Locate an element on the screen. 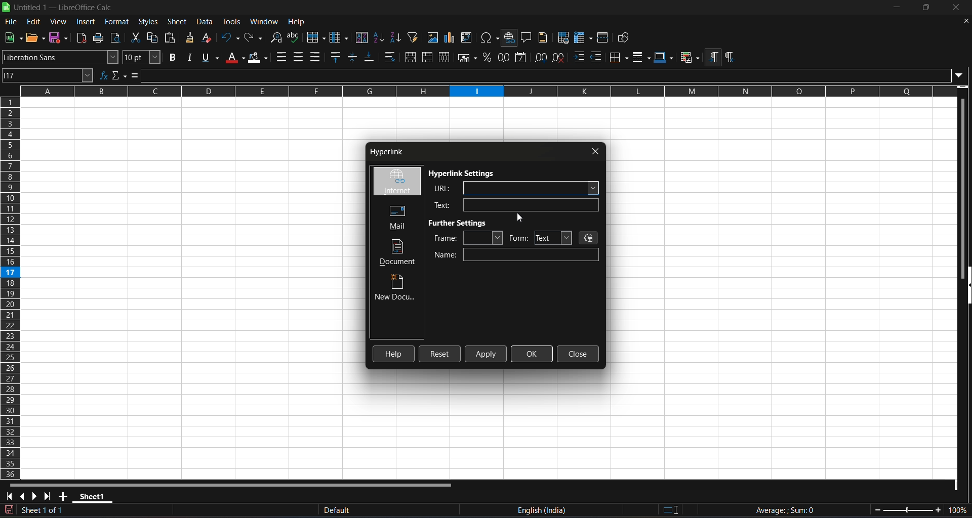  define print area is located at coordinates (563, 37).